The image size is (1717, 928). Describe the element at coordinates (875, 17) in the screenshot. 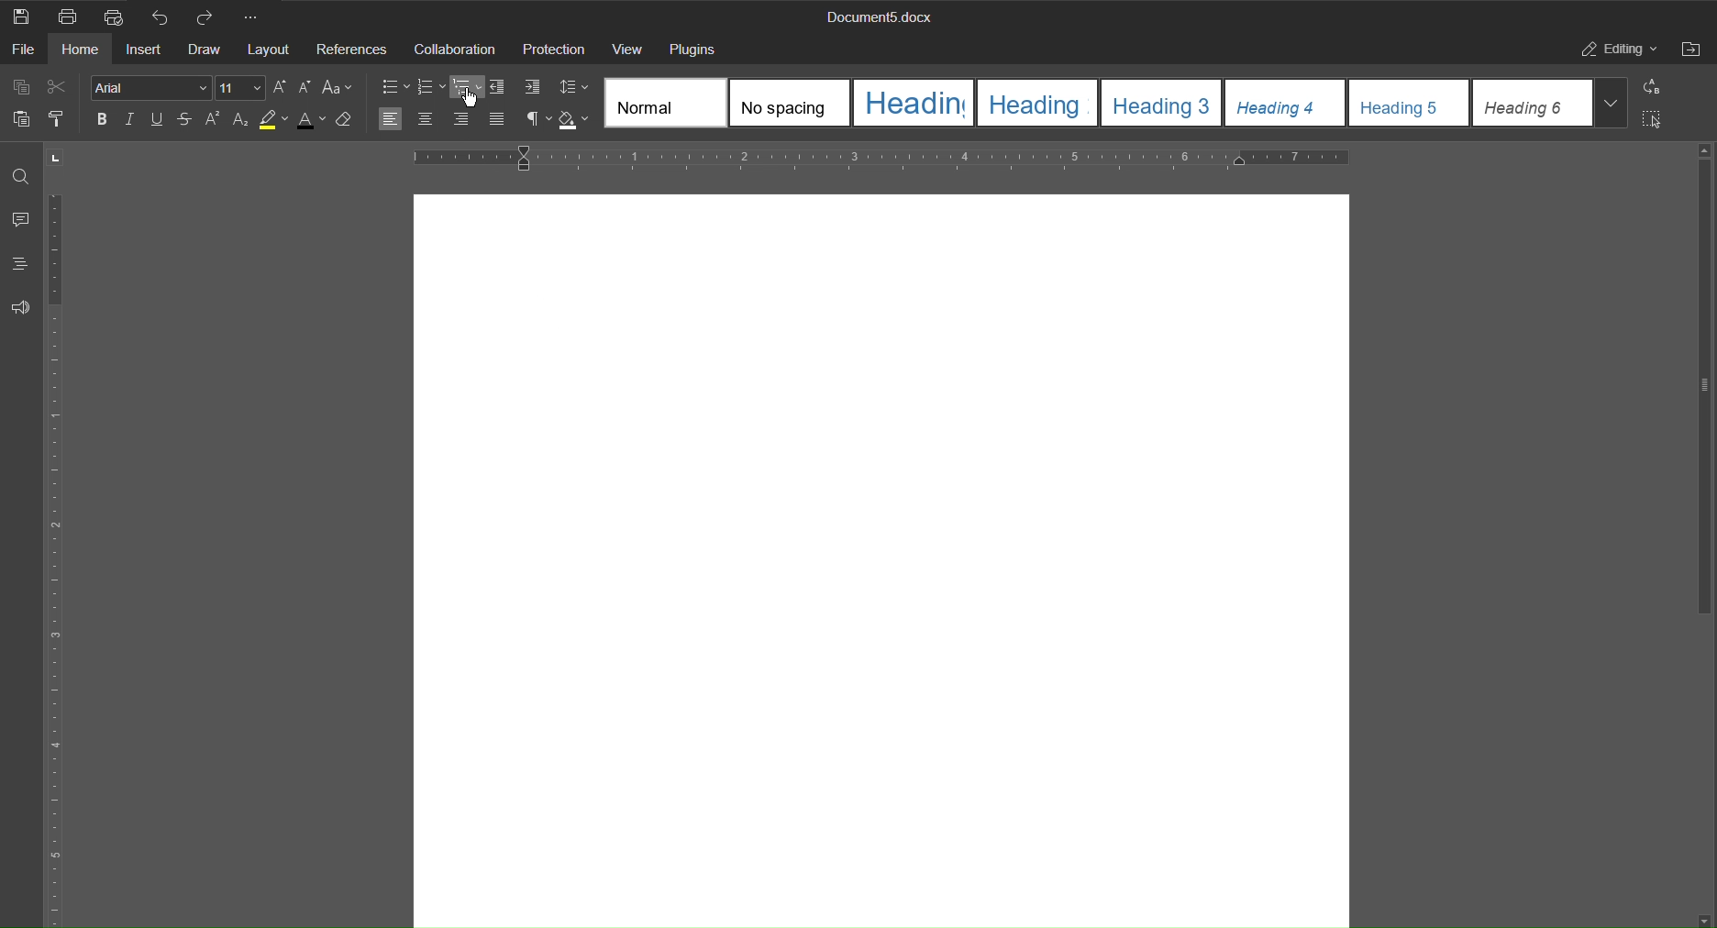

I see `Document5.docx` at that location.